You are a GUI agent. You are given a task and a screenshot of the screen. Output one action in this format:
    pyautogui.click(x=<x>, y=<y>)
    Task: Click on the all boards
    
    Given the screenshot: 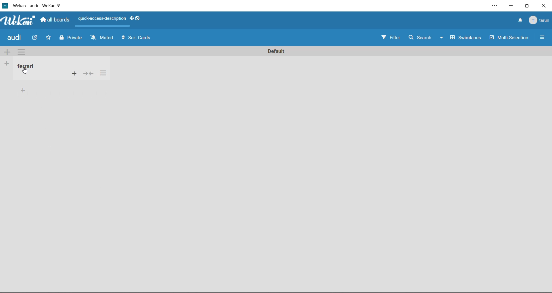 What is the action you would take?
    pyautogui.click(x=55, y=20)
    